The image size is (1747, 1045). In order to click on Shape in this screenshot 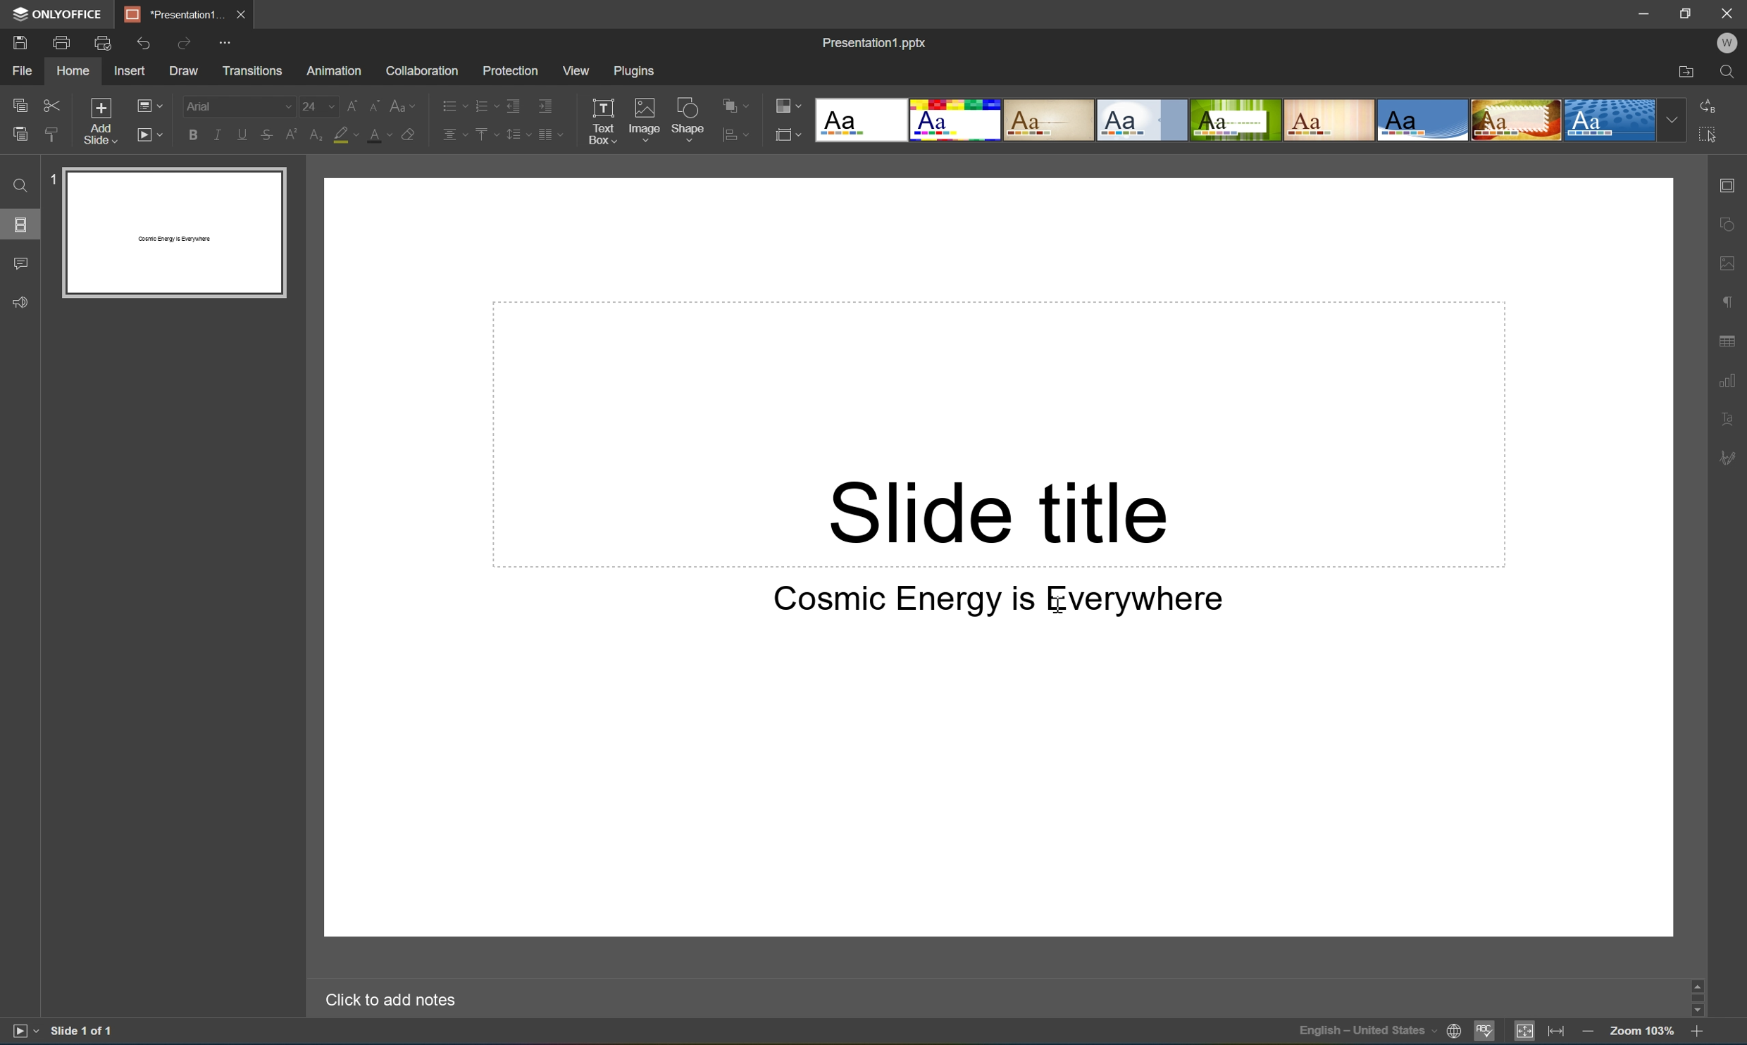, I will do `click(688, 118)`.